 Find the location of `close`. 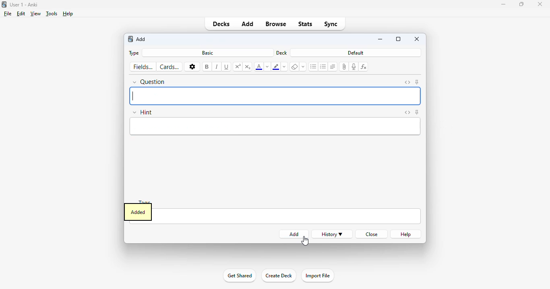

close is located at coordinates (417, 39).